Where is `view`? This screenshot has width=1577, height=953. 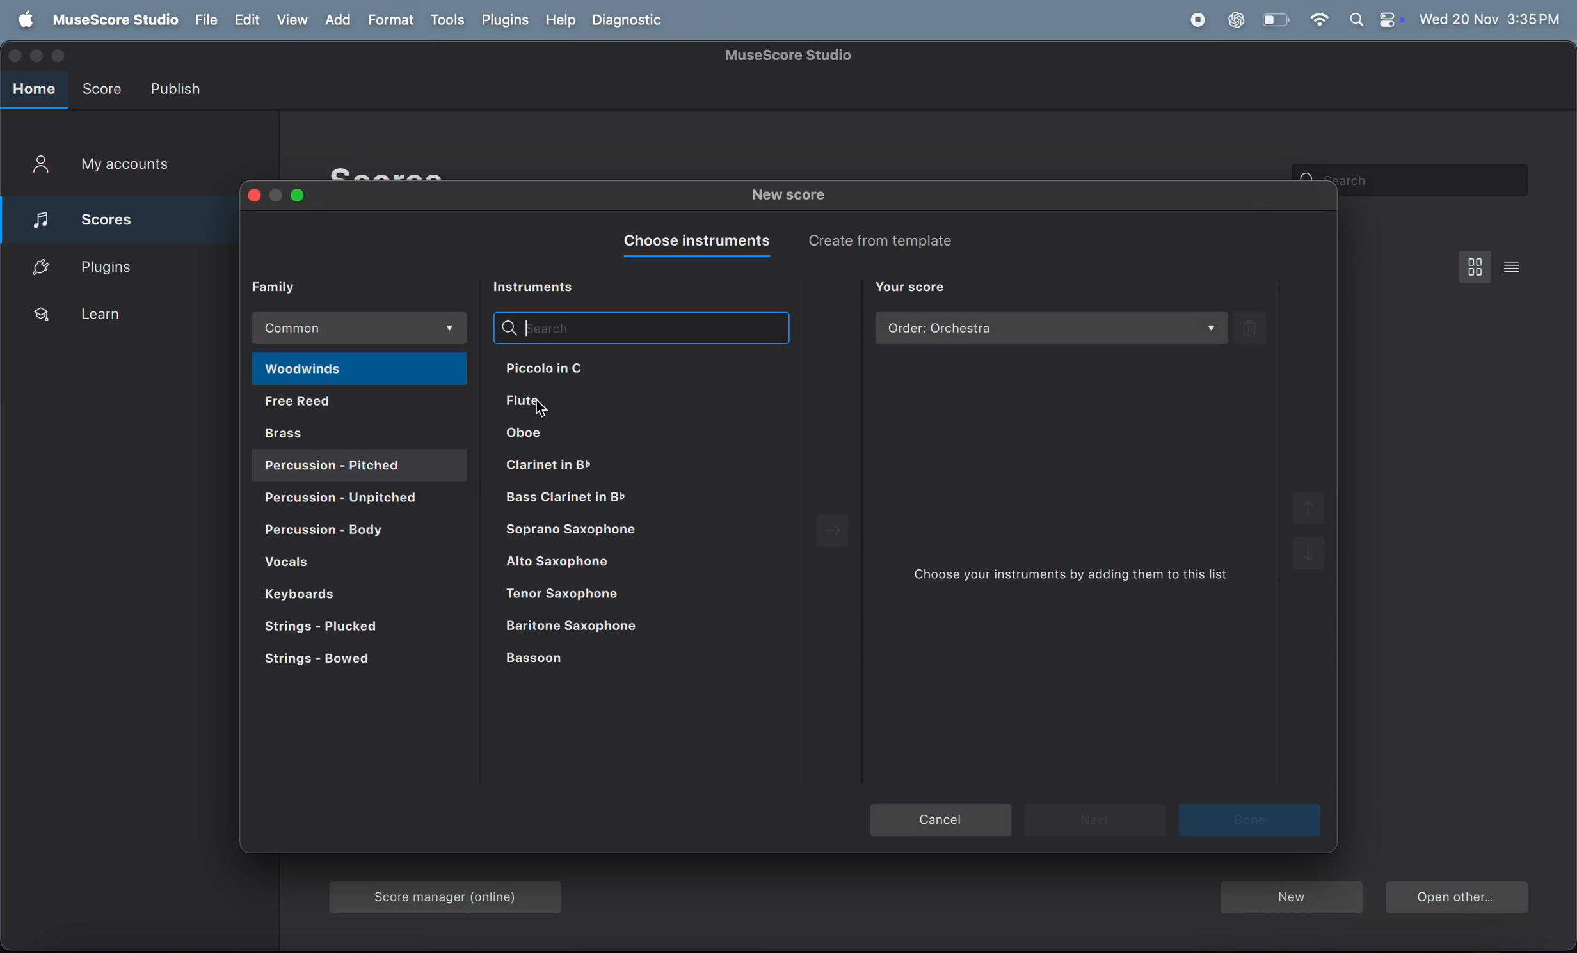
view is located at coordinates (294, 20).